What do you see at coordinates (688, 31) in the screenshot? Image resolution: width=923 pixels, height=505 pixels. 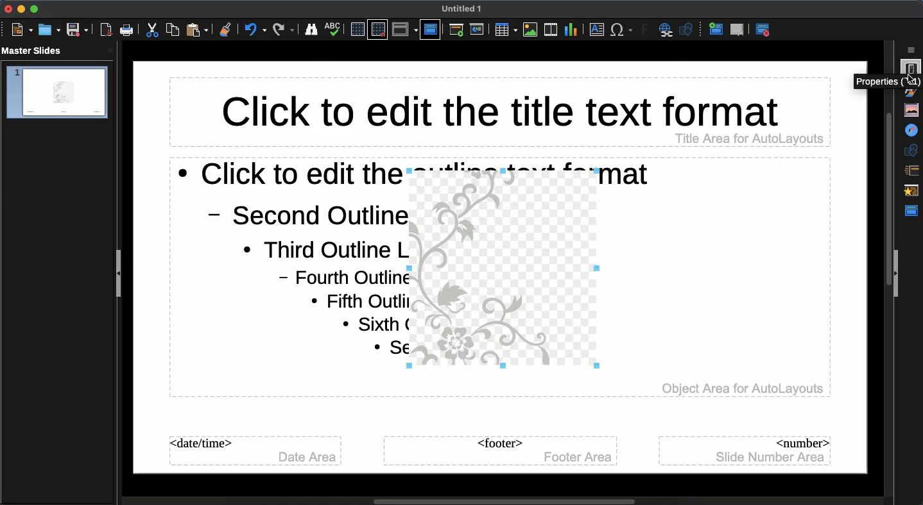 I see `Shapes` at bounding box center [688, 31].